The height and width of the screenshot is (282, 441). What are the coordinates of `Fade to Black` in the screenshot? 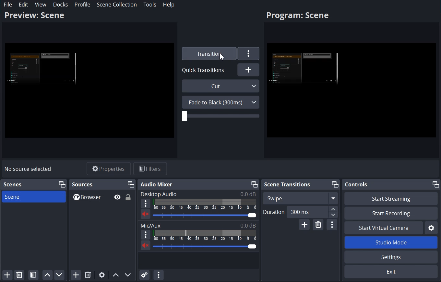 It's located at (220, 102).